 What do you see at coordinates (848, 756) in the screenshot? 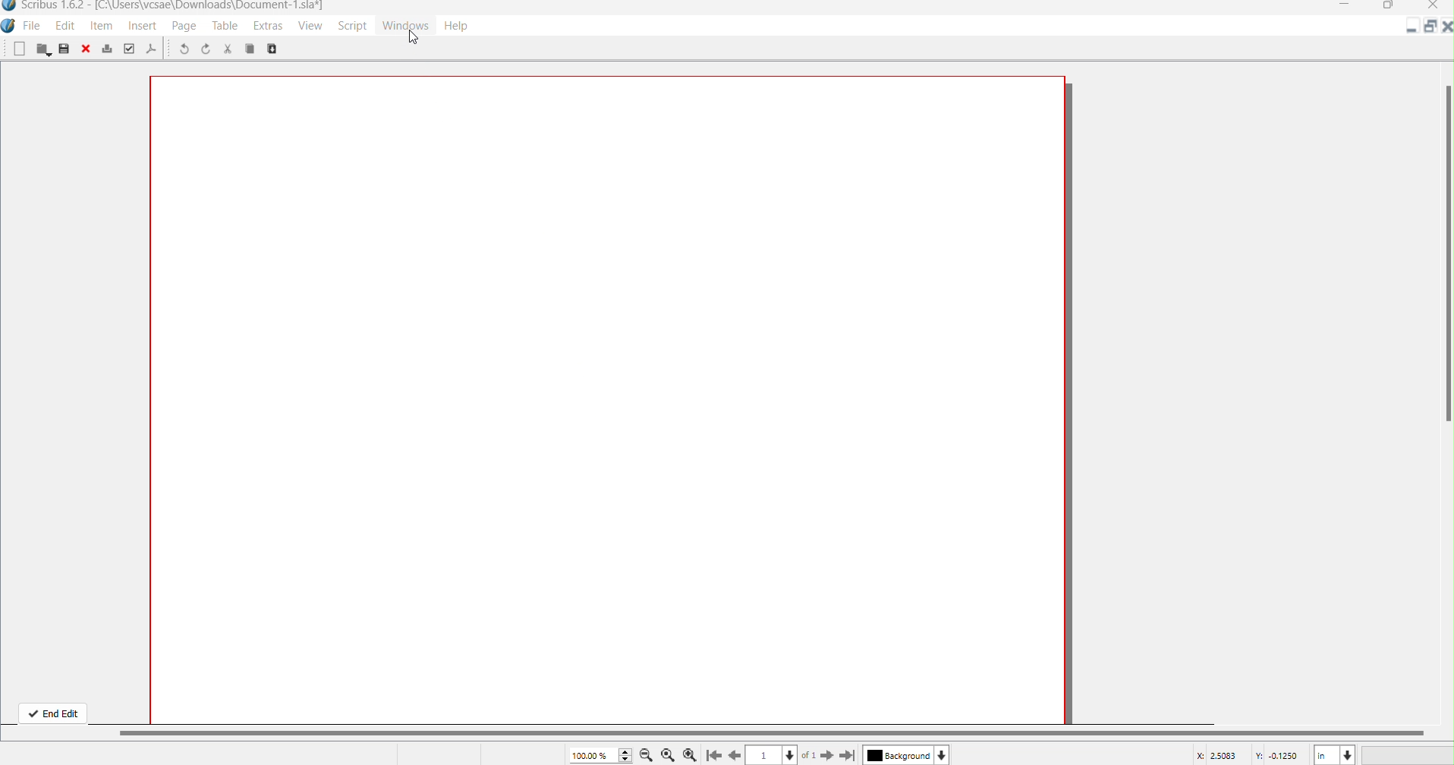
I see `go to end` at bounding box center [848, 756].